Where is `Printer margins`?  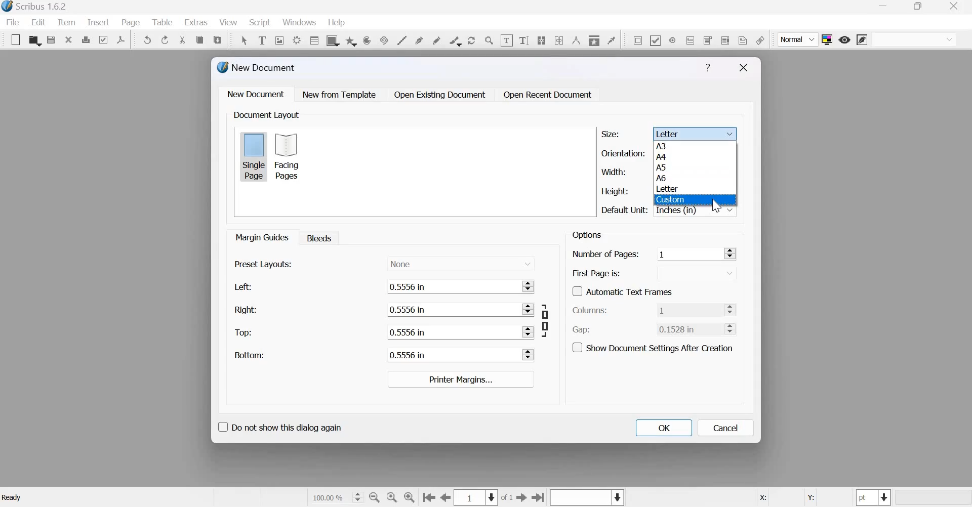
Printer margins is located at coordinates (460, 379).